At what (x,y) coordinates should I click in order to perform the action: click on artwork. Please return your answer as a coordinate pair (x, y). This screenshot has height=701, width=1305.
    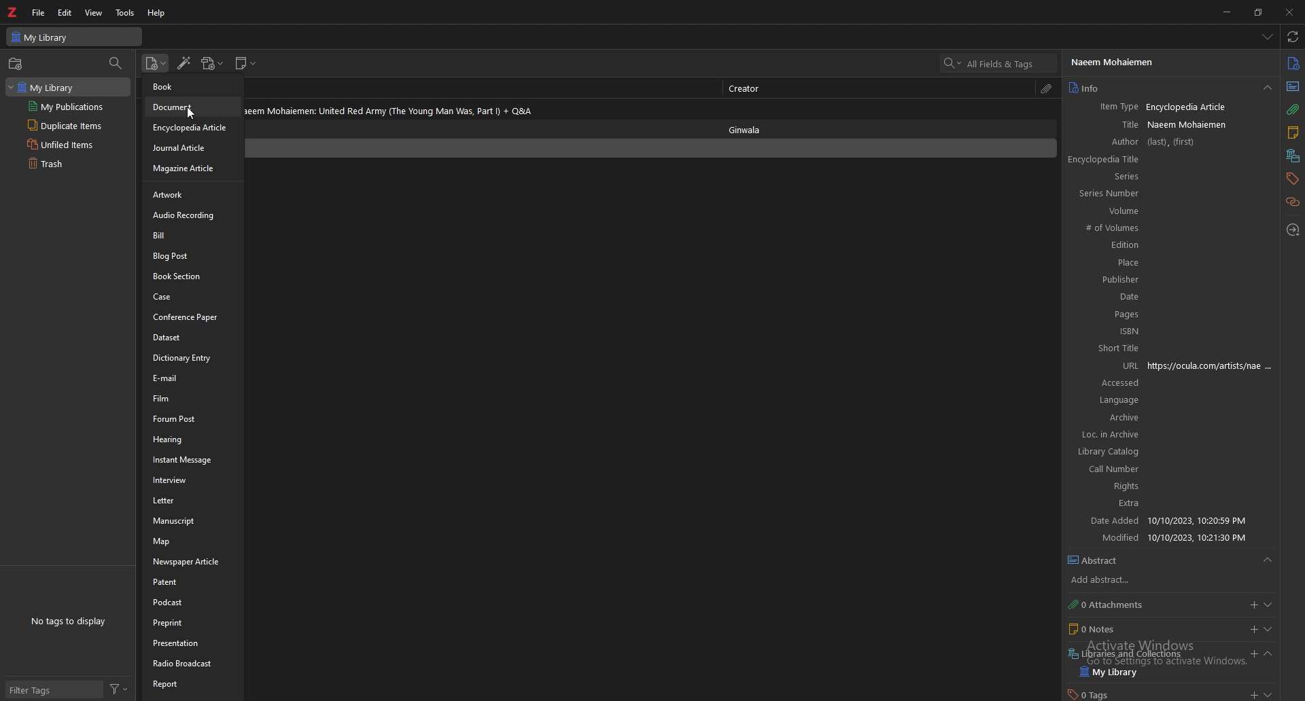
    Looking at the image, I should click on (192, 194).